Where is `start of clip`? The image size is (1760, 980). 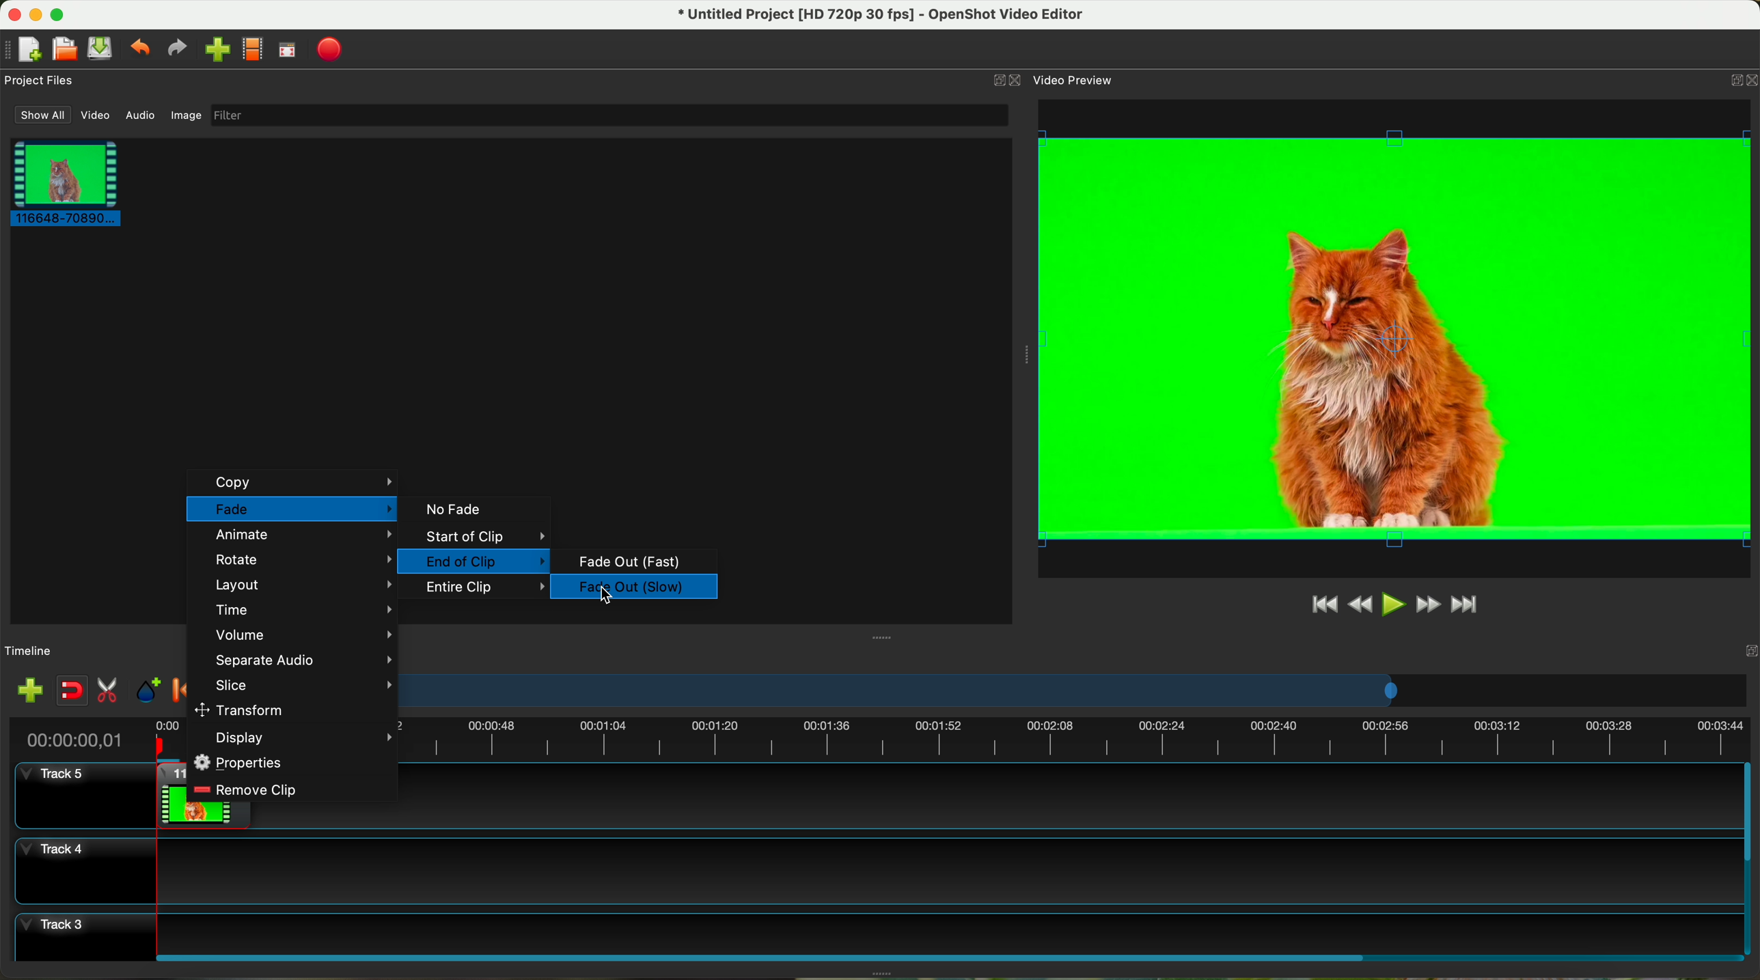 start of clip is located at coordinates (477, 537).